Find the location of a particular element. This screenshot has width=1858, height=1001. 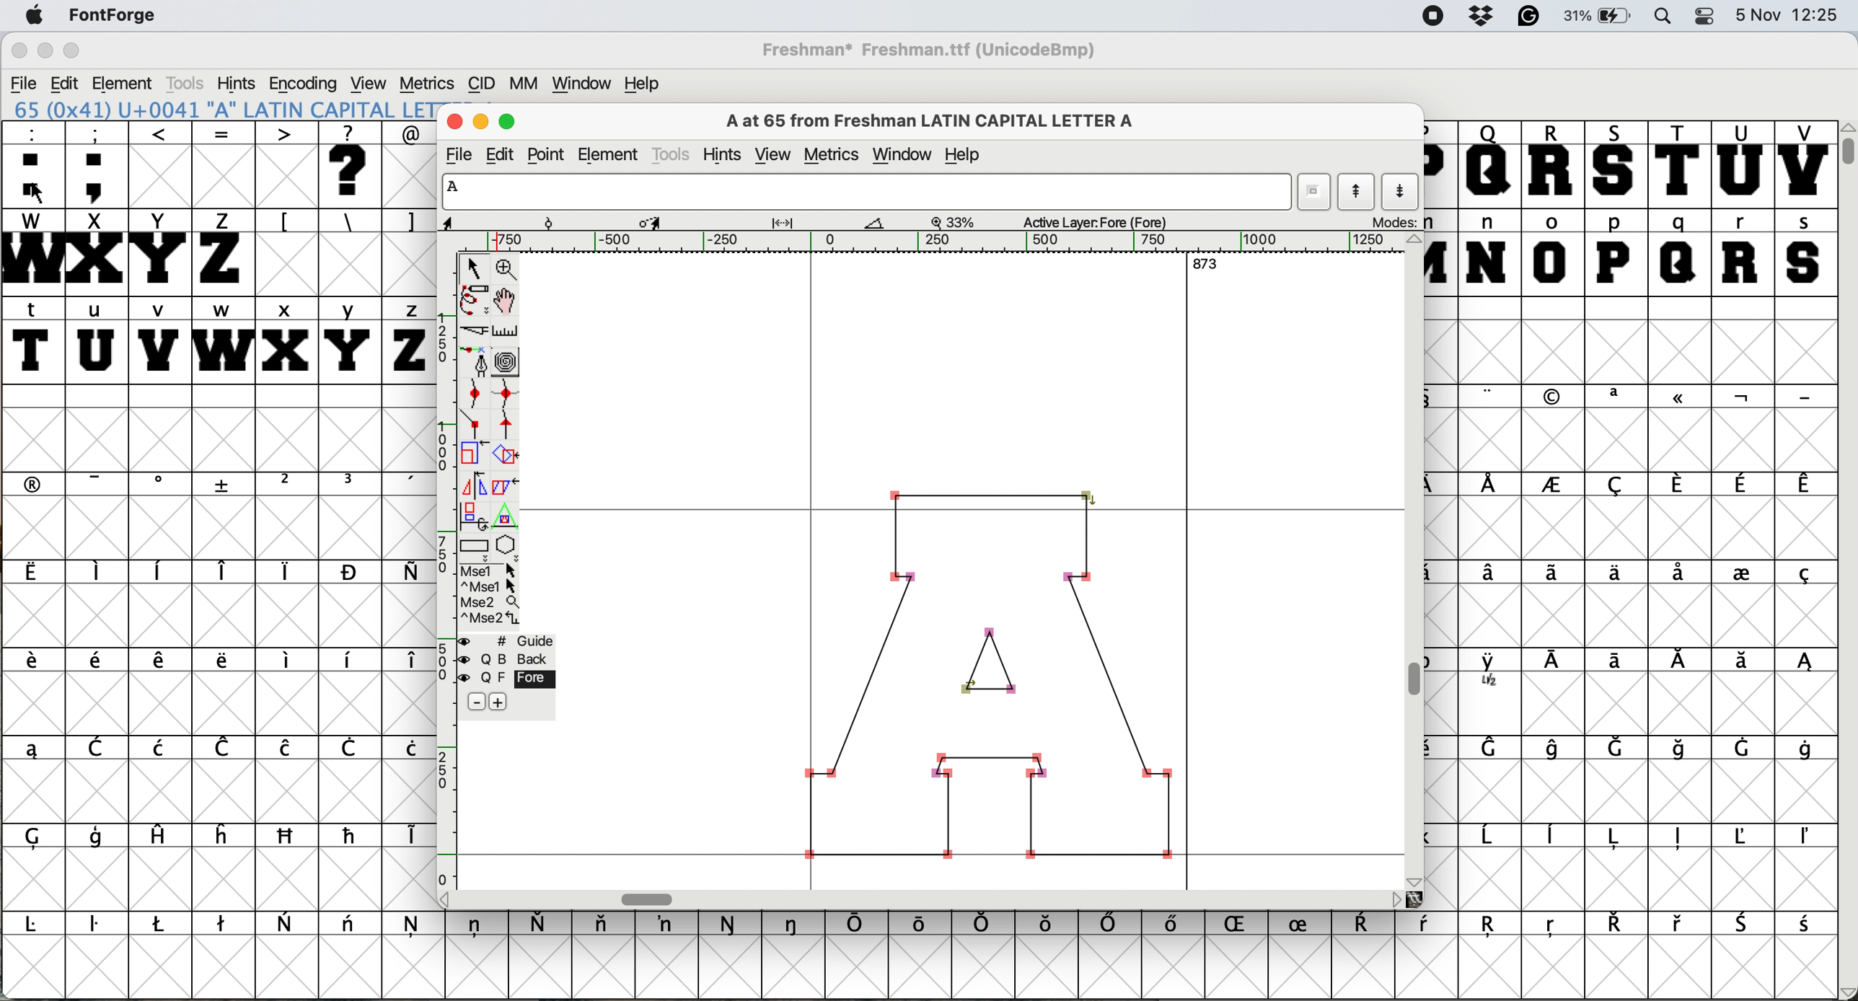

add a point and drag out it corners is located at coordinates (474, 361).